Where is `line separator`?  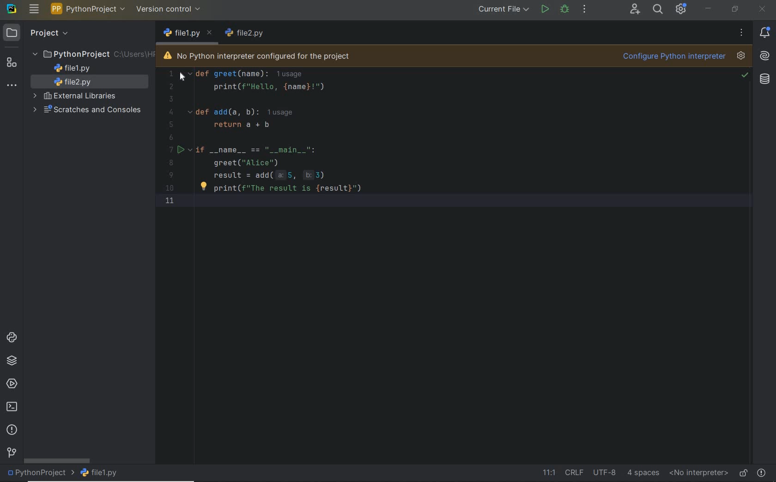 line separator is located at coordinates (575, 473).